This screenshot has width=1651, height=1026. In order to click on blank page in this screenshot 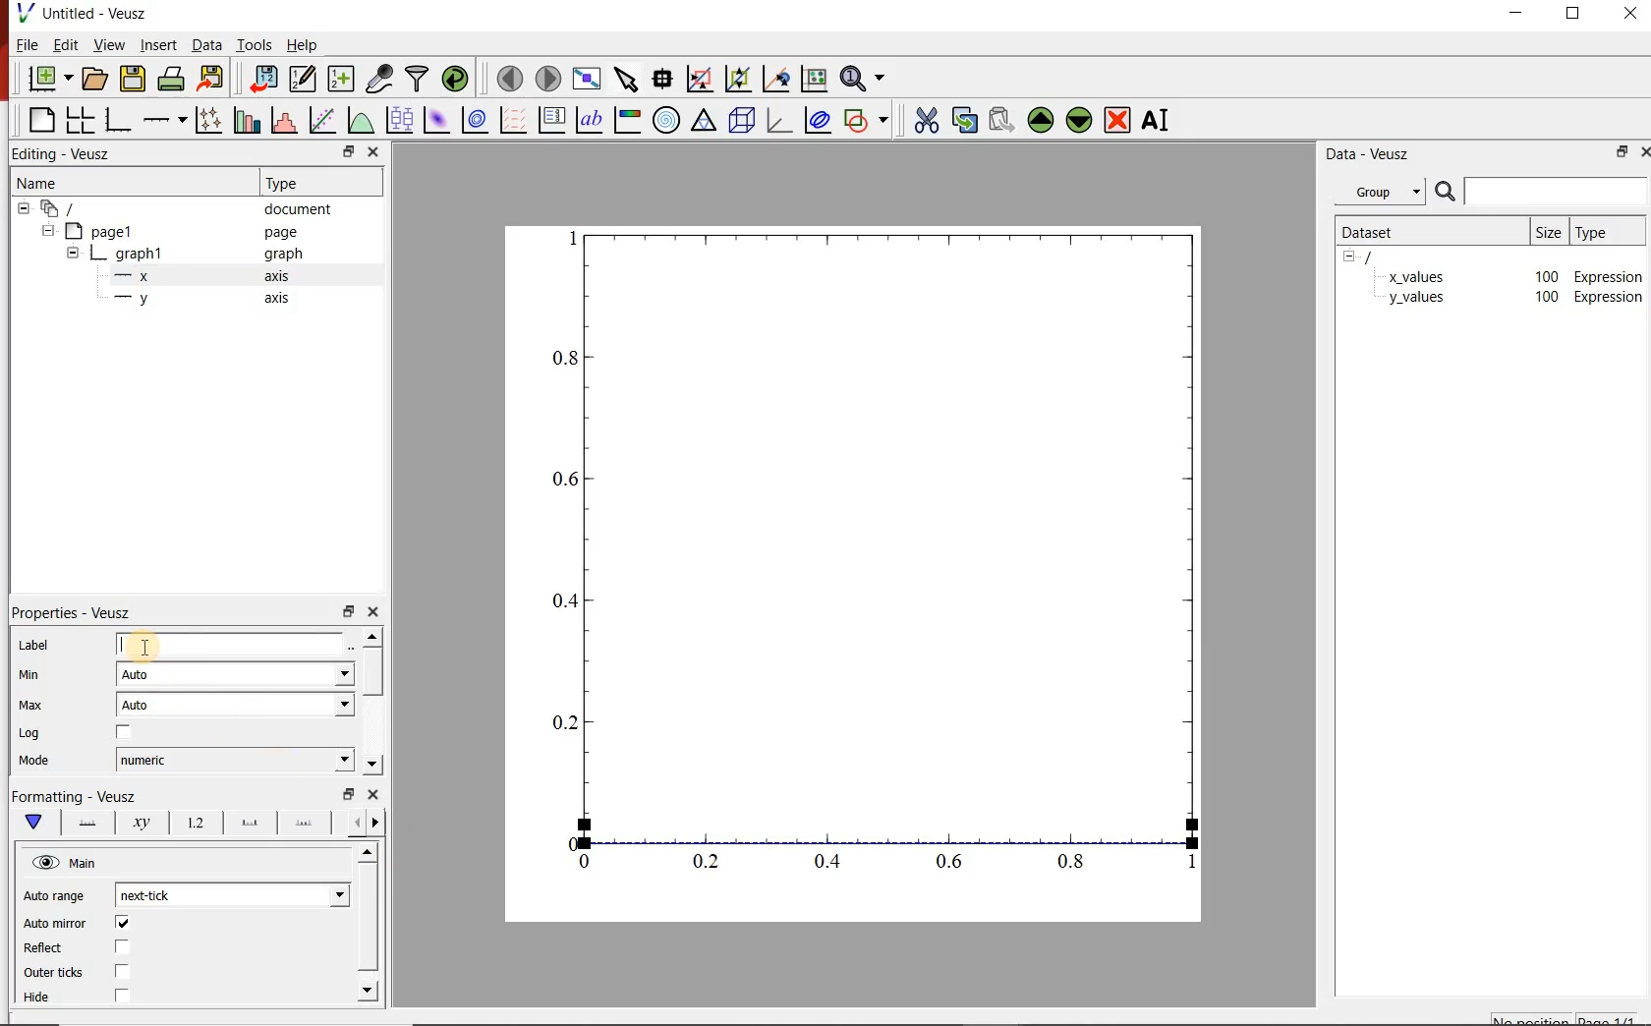, I will do `click(41, 120)`.